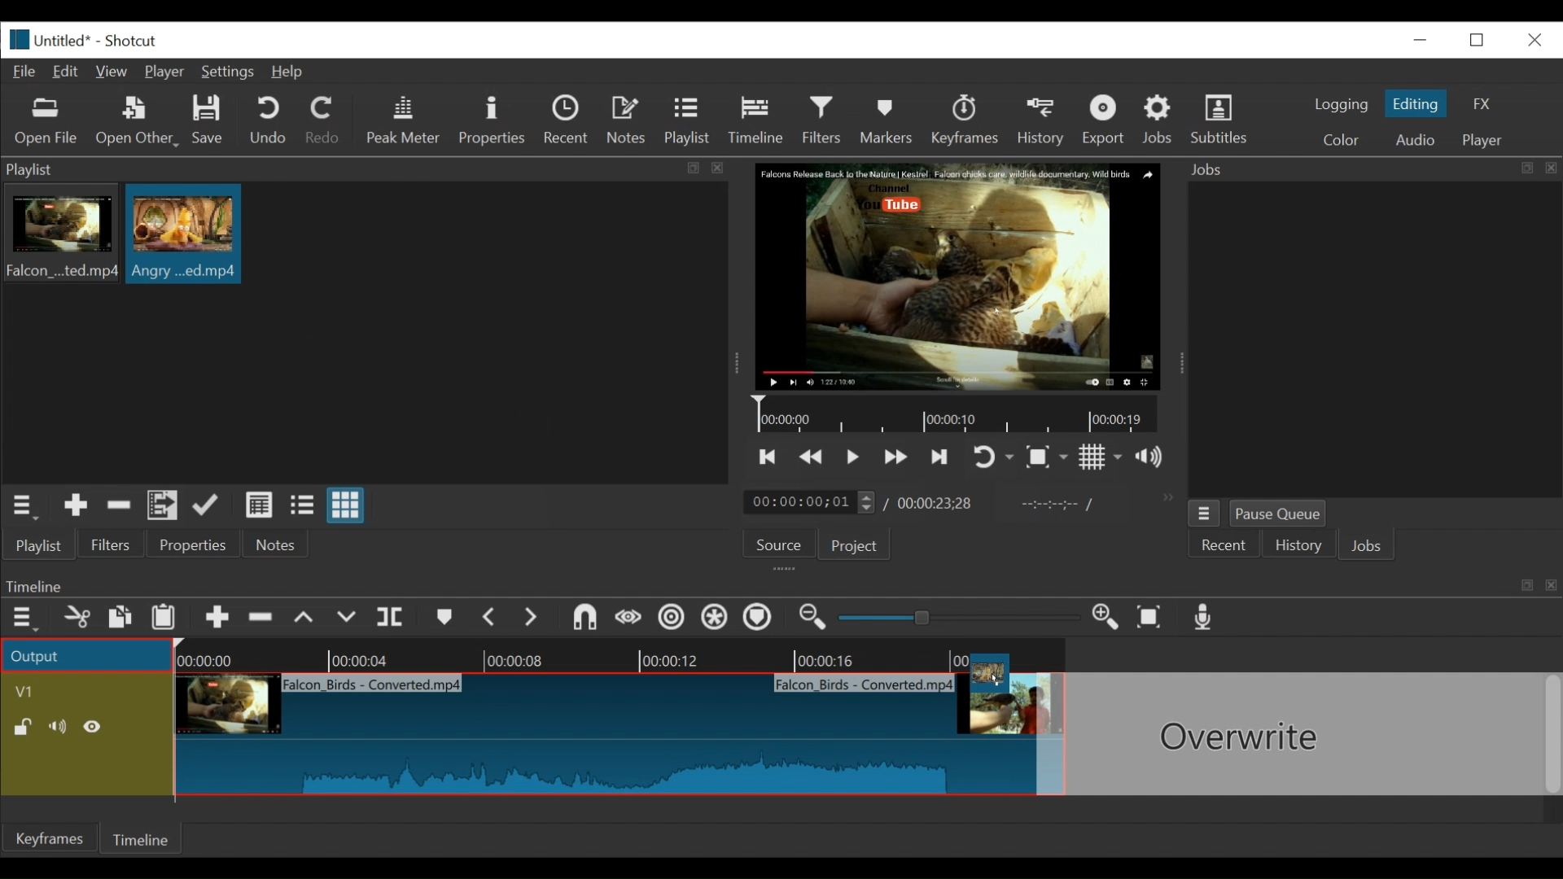 Image resolution: width=1563 pixels, height=879 pixels. I want to click on Edit, so click(69, 70).